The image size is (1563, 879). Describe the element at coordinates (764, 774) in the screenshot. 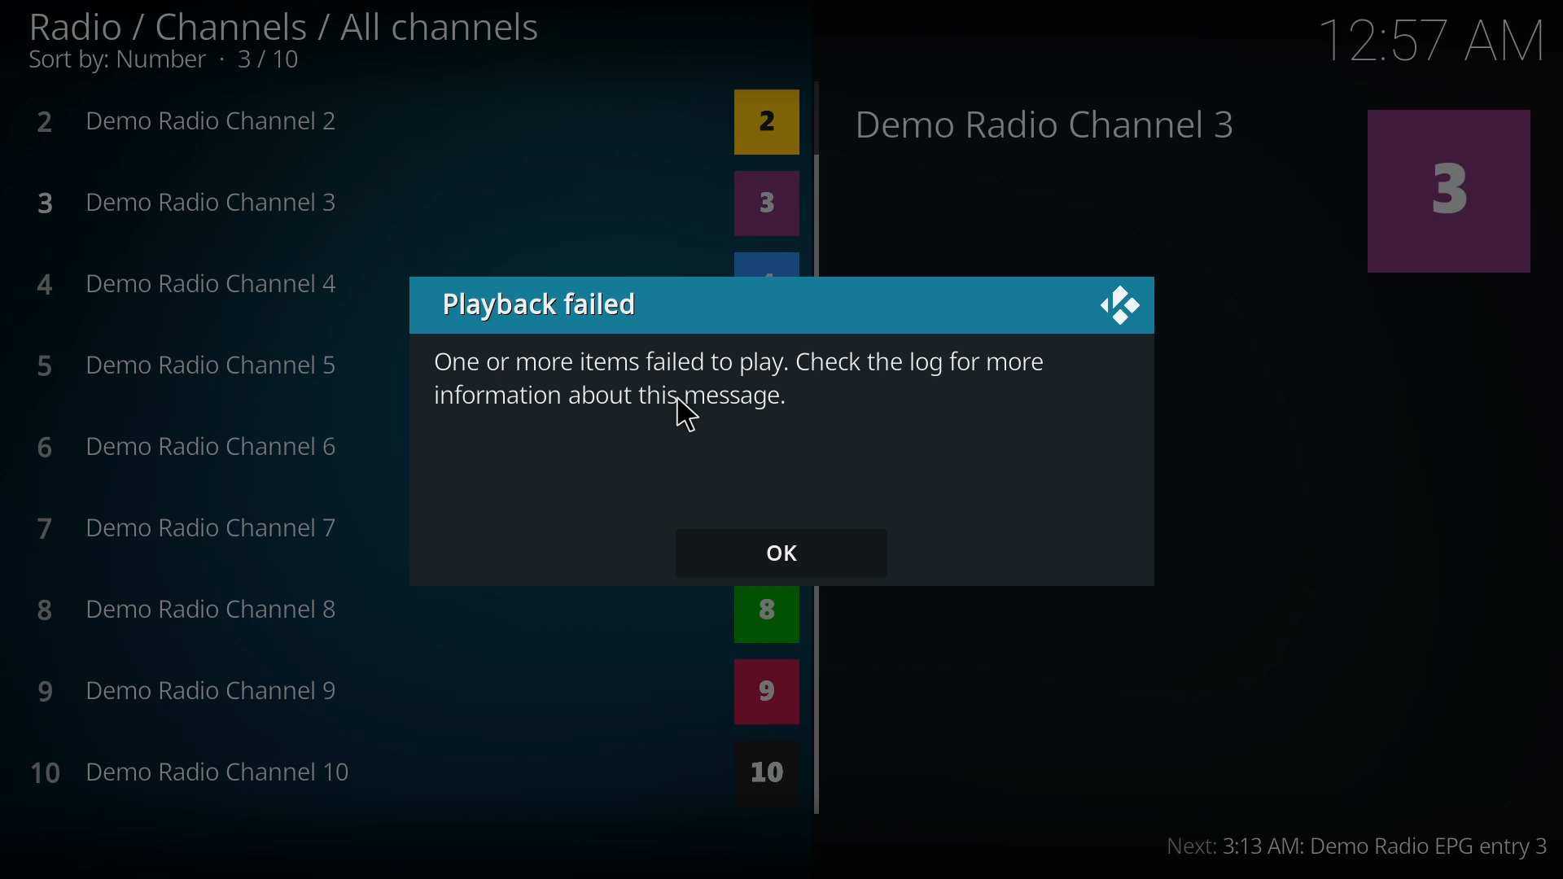

I see `10` at that location.